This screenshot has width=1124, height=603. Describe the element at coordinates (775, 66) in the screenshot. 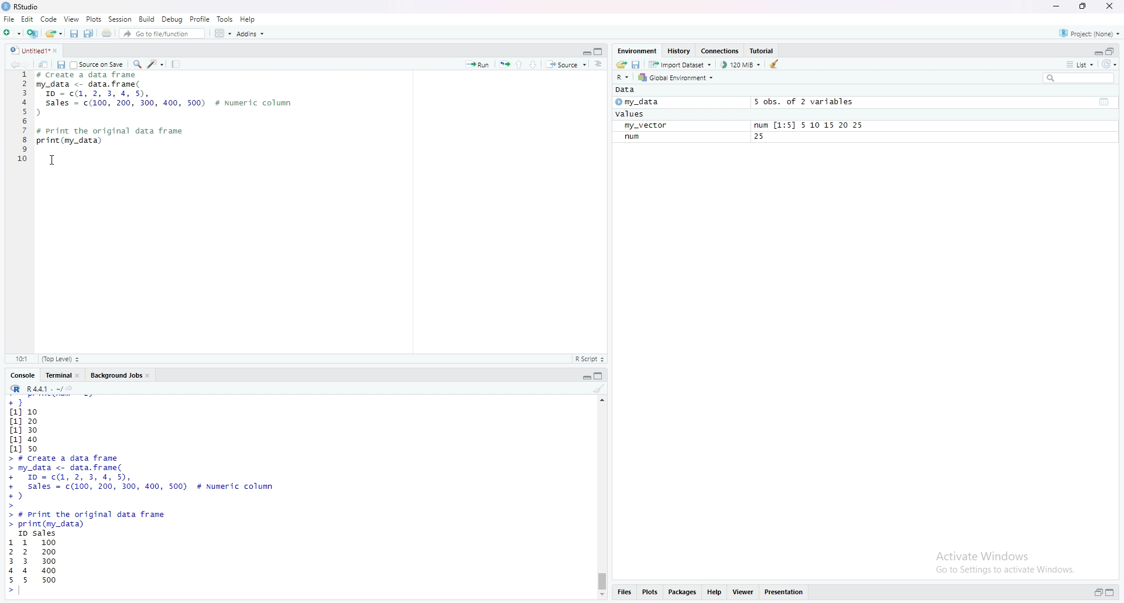

I see `clear objects from the workspace` at that location.